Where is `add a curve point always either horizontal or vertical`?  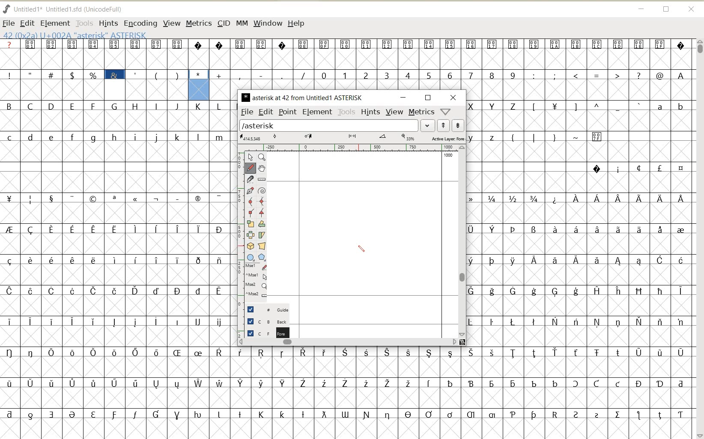
add a curve point always either horizontal or vertical is located at coordinates (262, 200).